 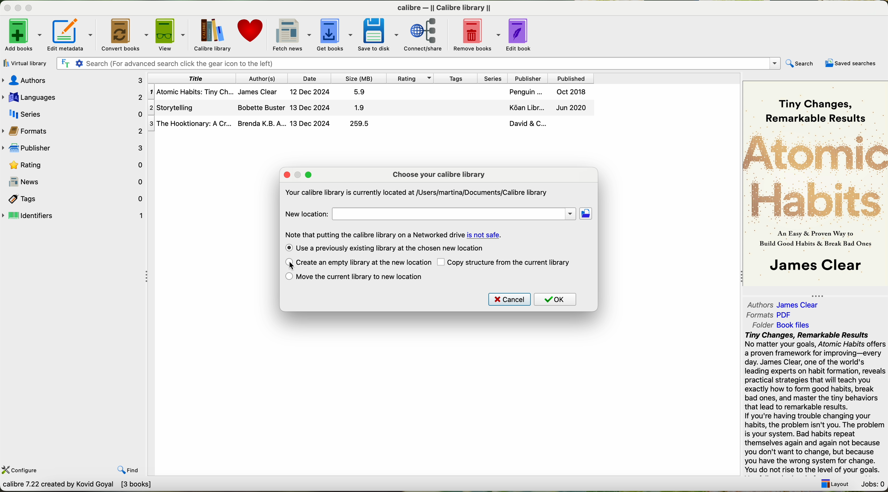 I want to click on configure, so click(x=21, y=469).